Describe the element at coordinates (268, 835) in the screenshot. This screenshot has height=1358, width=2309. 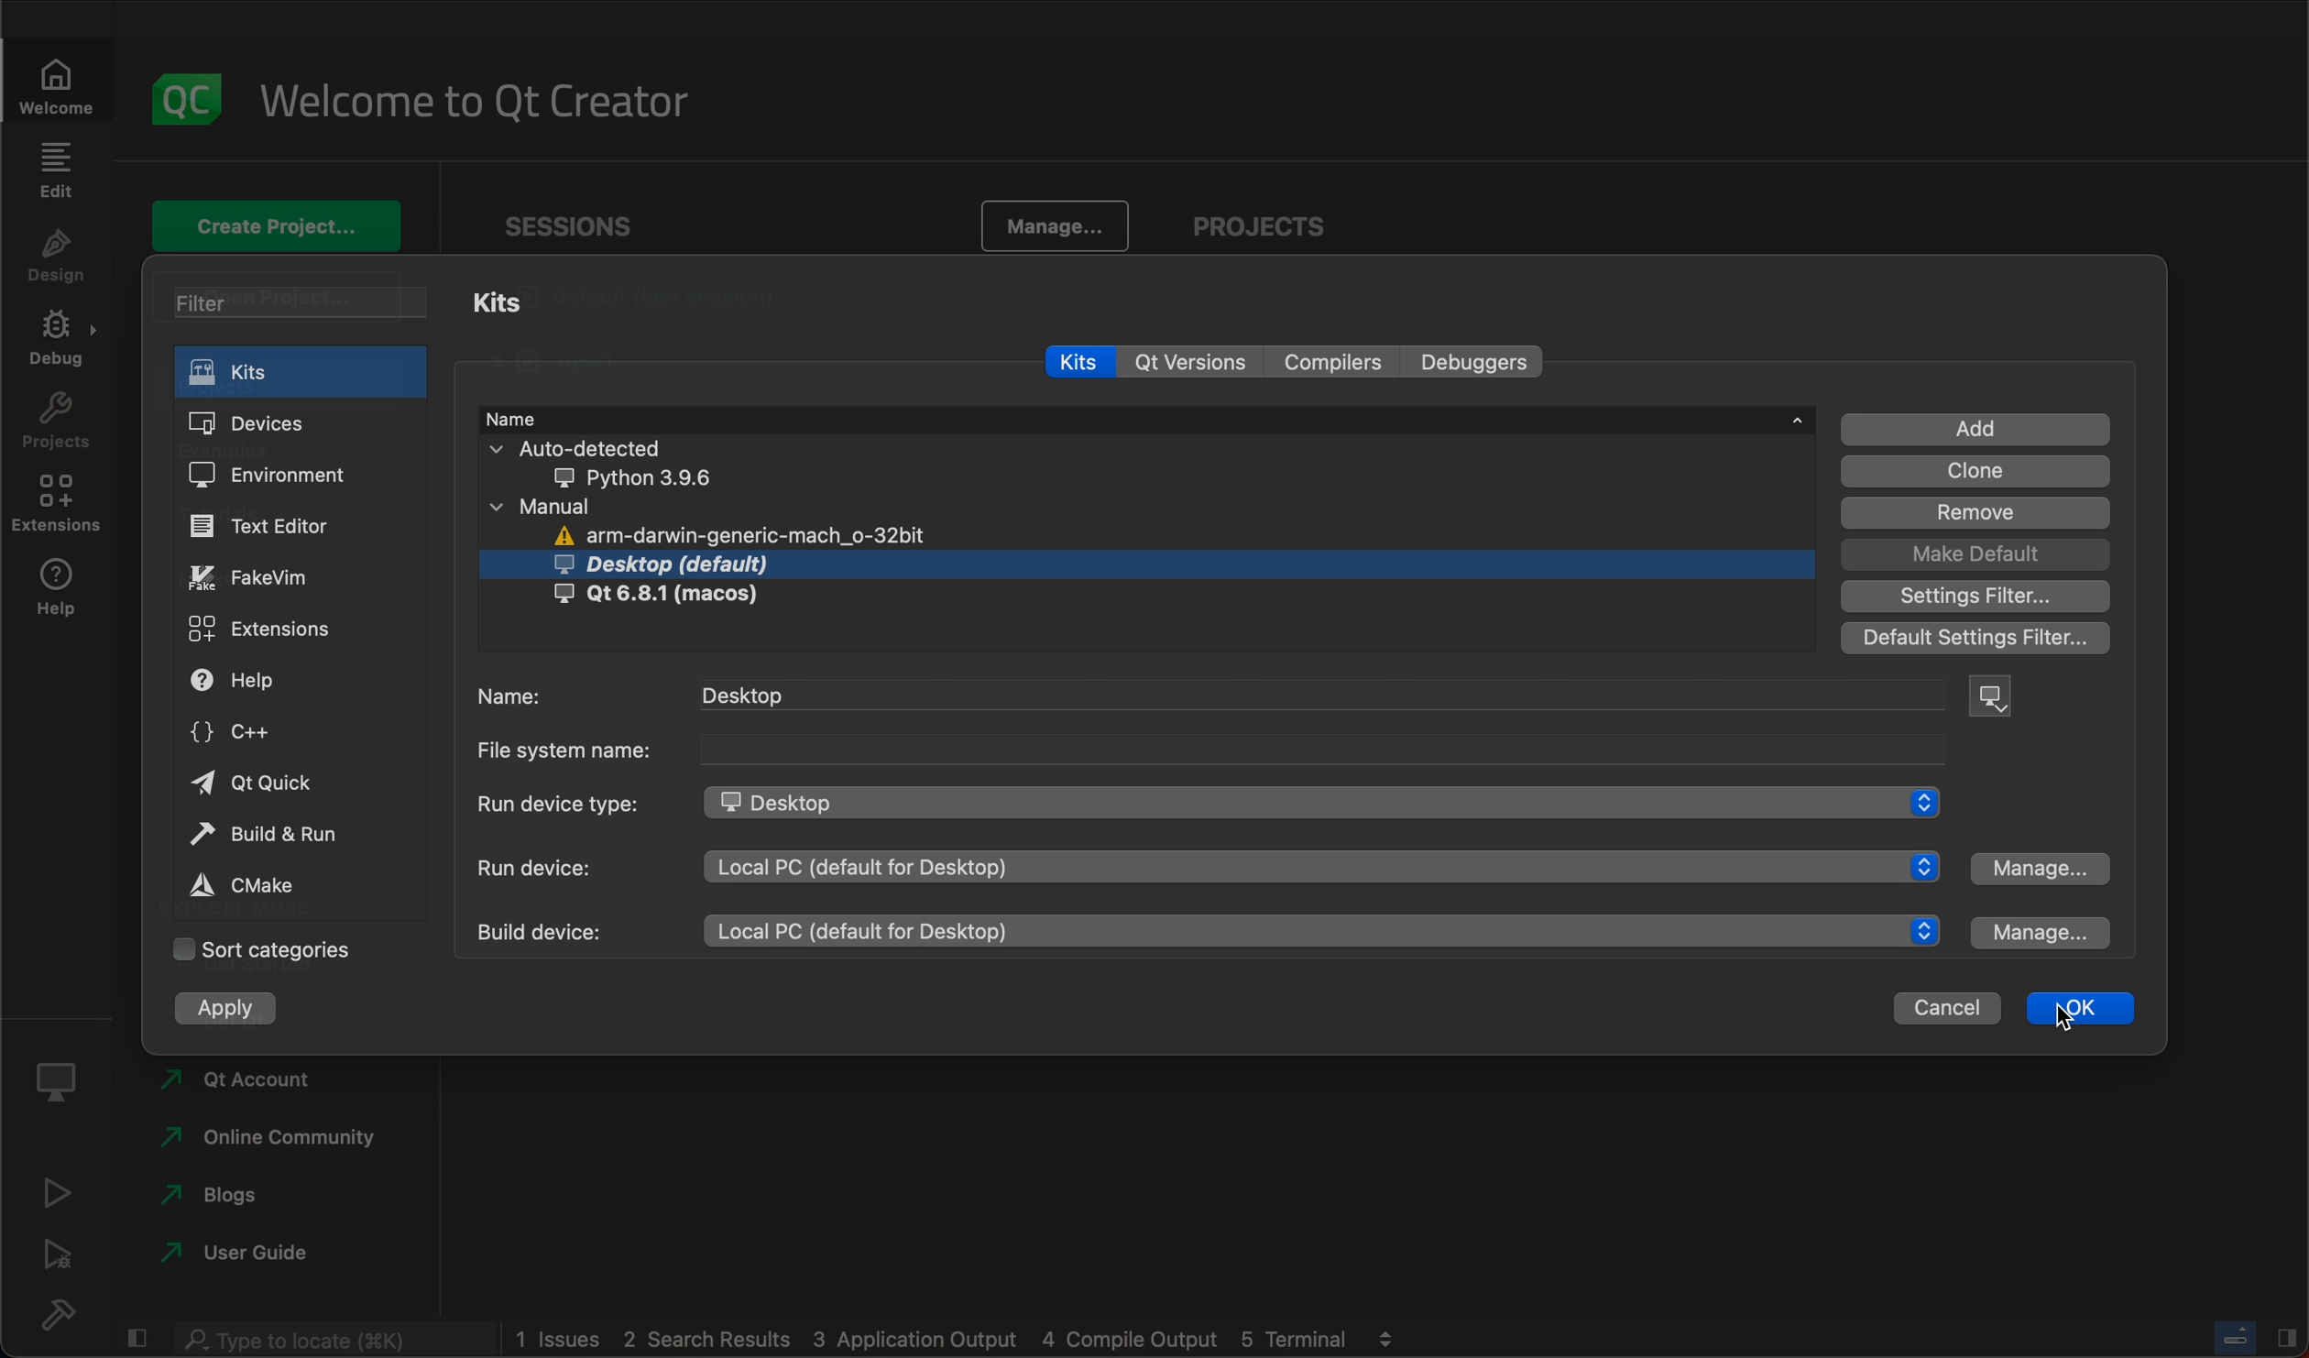
I see `build and run` at that location.